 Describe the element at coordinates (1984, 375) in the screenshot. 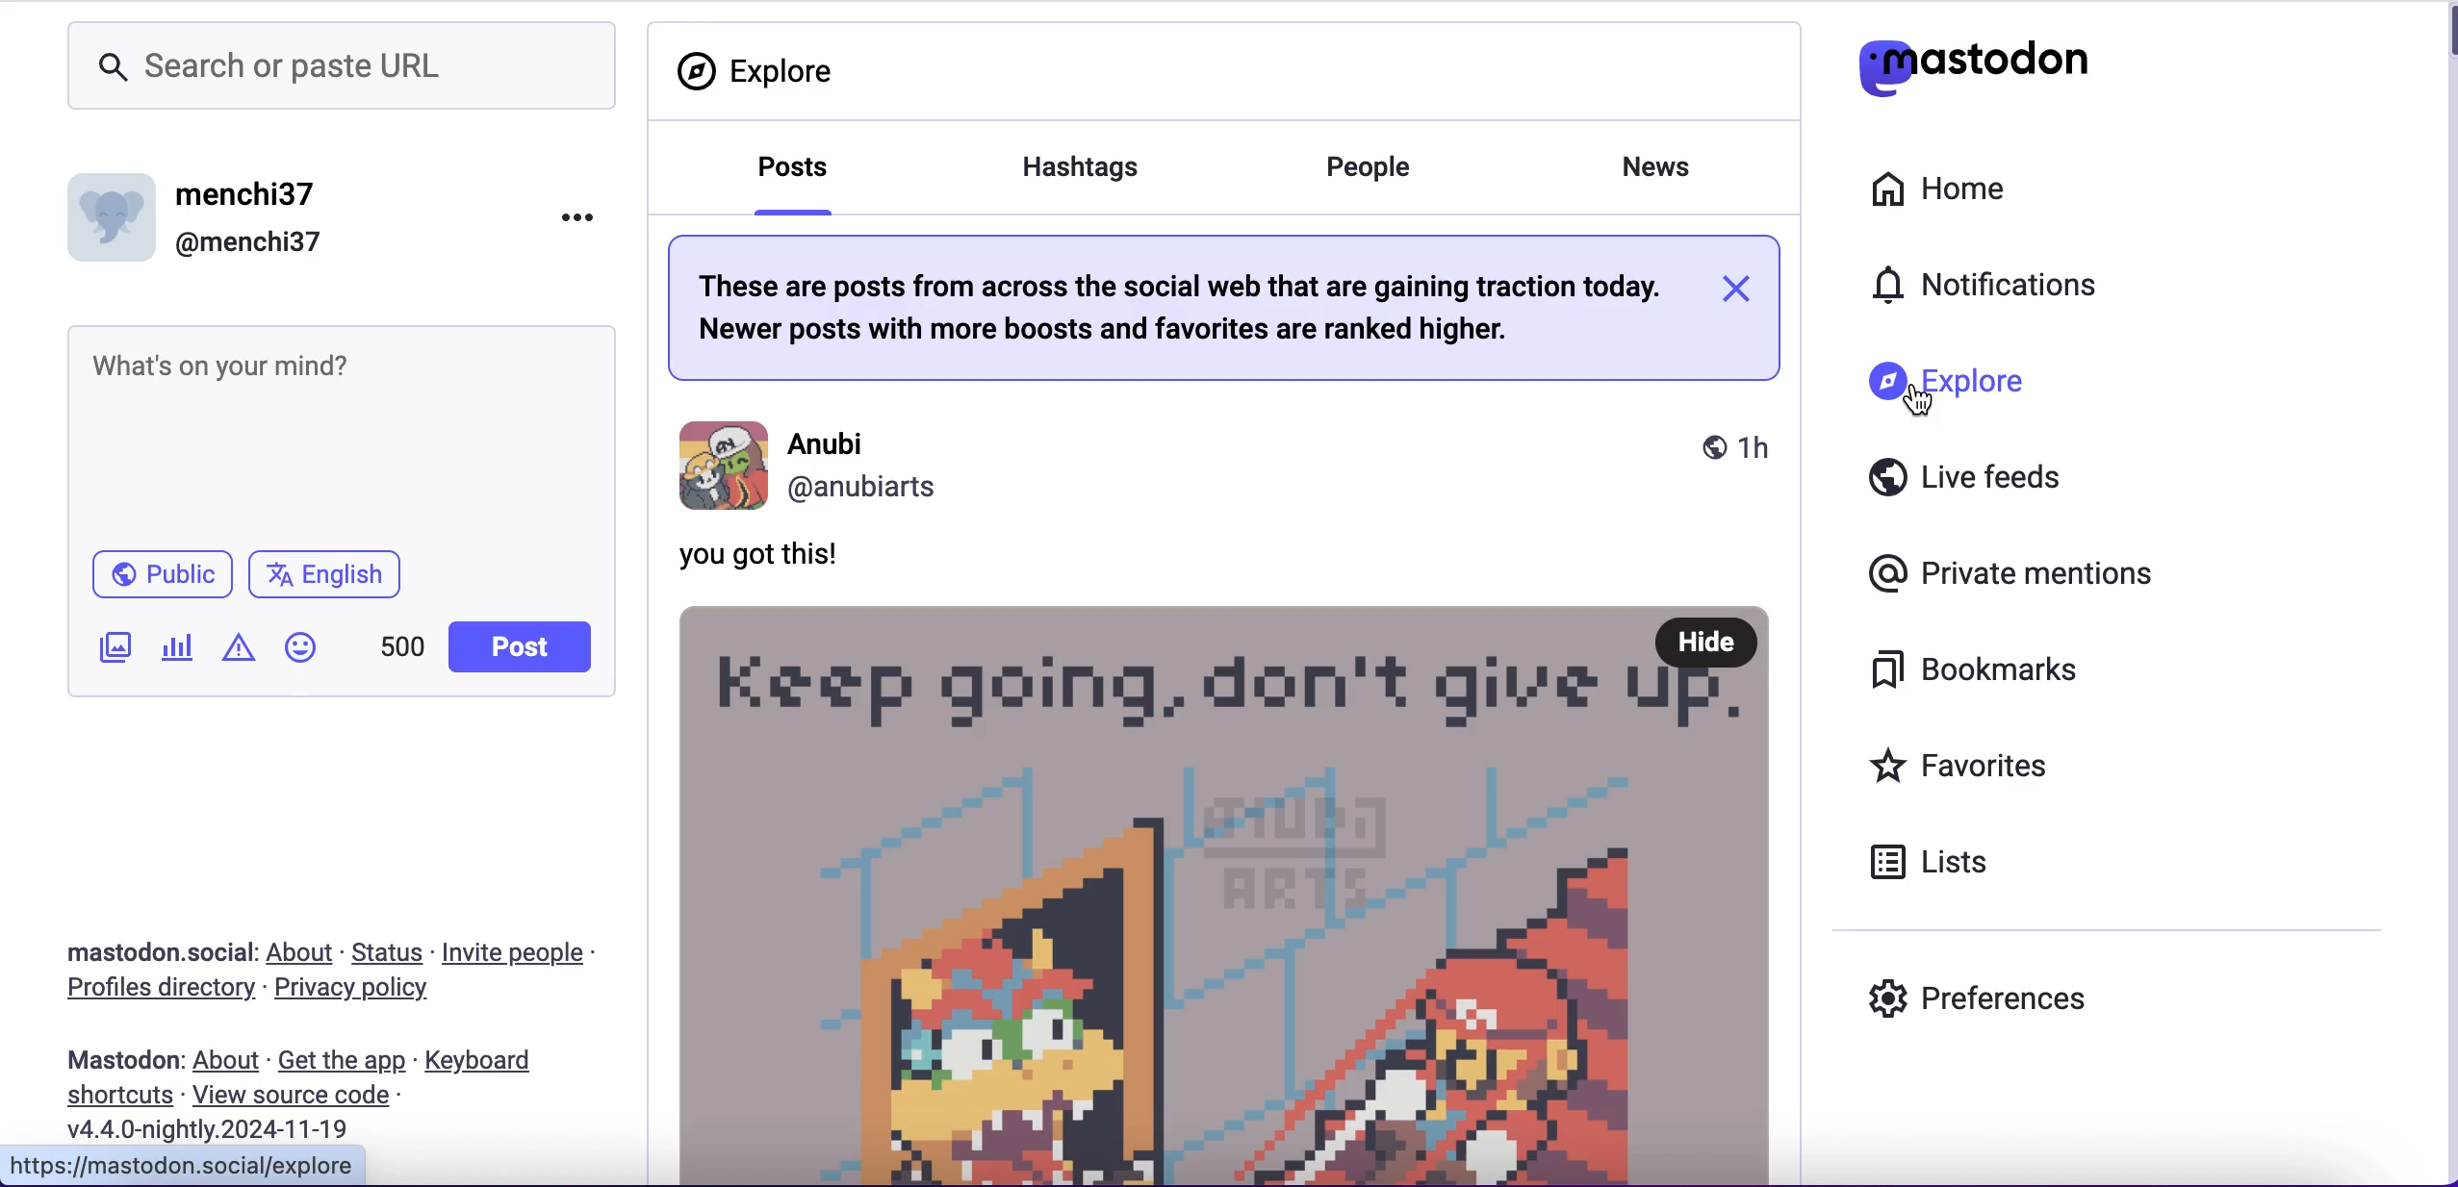

I see `explore` at that location.